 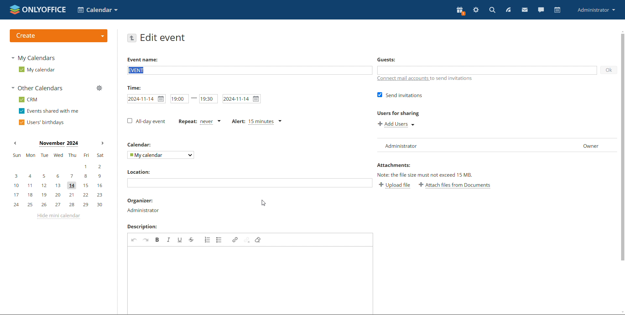 What do you see at coordinates (209, 99) in the screenshot?
I see `end time` at bounding box center [209, 99].